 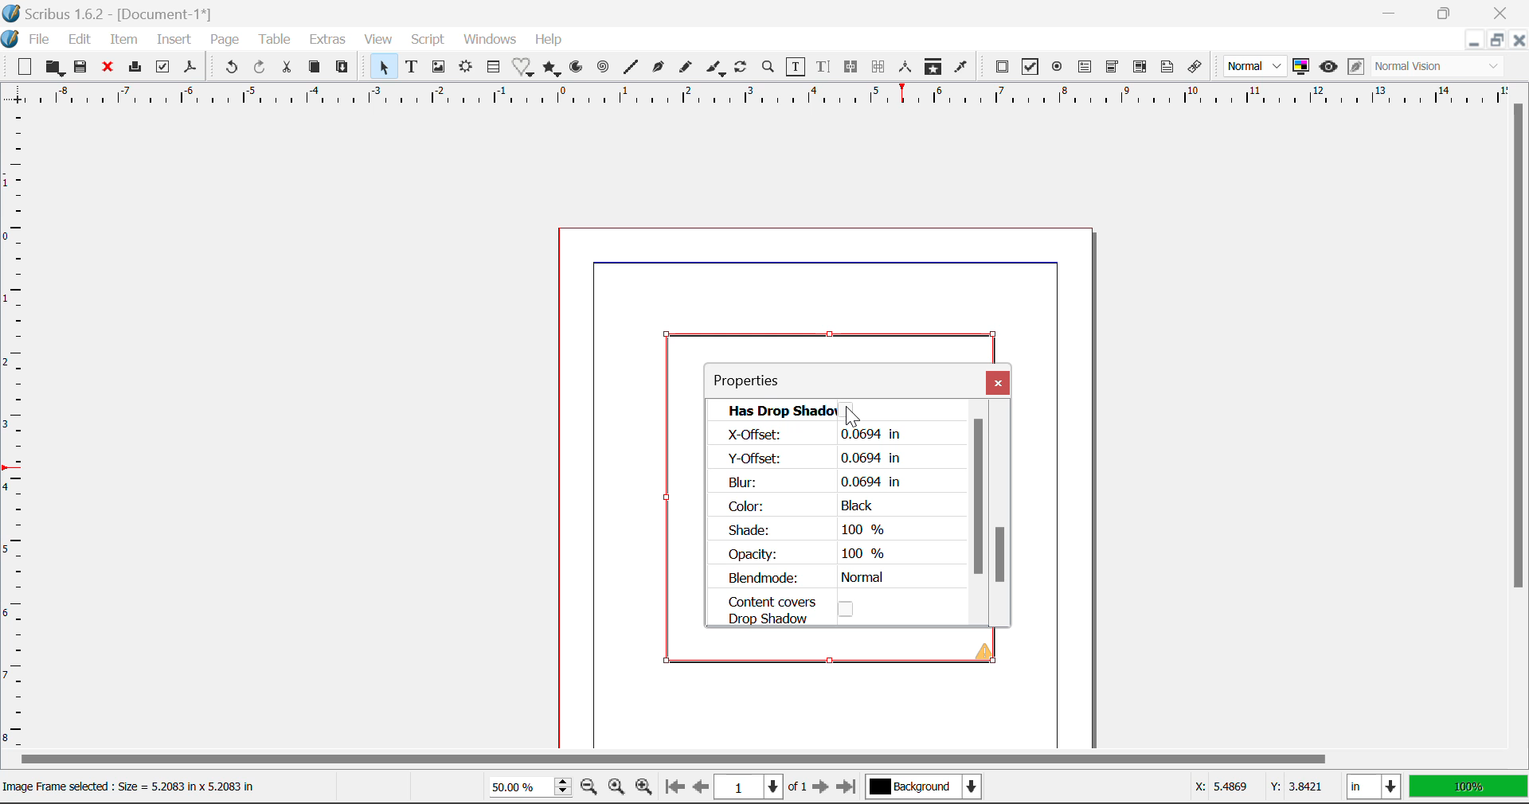 I want to click on Cut, so click(x=287, y=68).